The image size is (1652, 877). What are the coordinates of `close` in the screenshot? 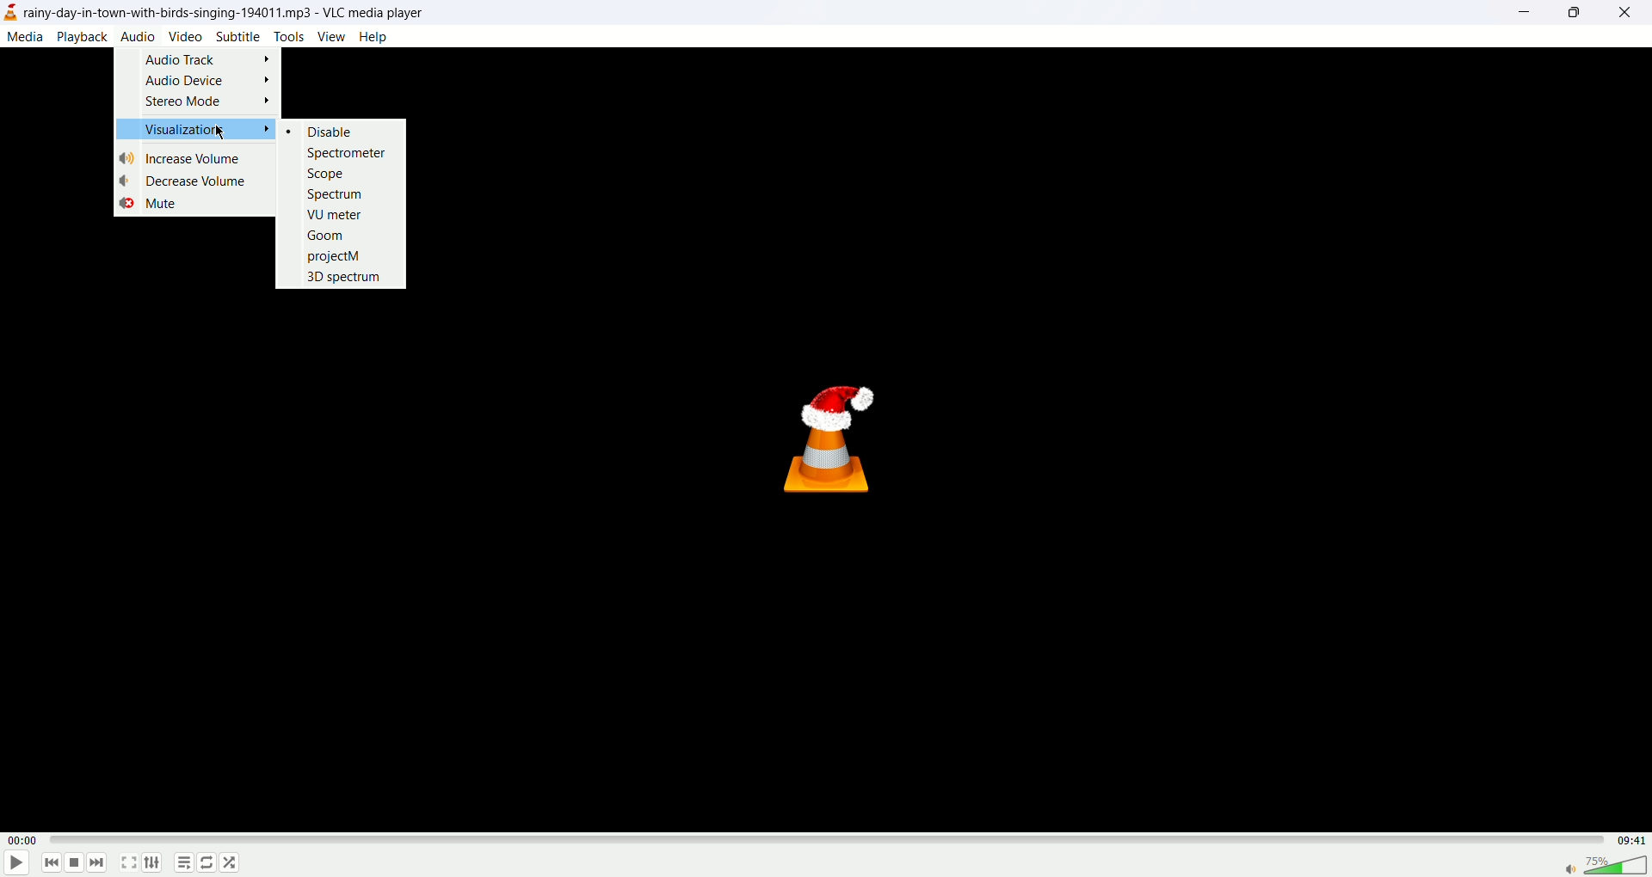 It's located at (1630, 15).